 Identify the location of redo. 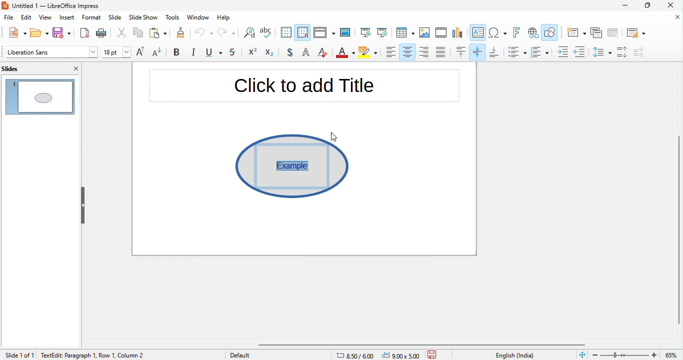
(226, 34).